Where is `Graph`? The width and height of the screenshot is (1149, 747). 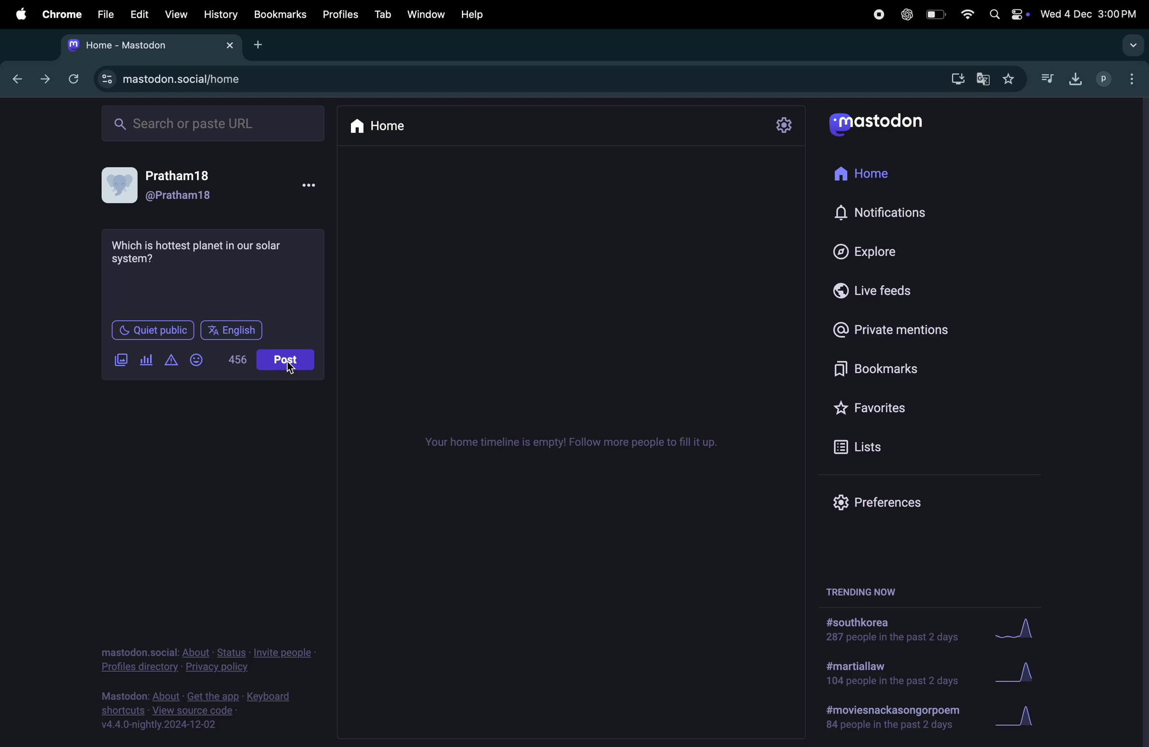
Graph is located at coordinates (1016, 717).